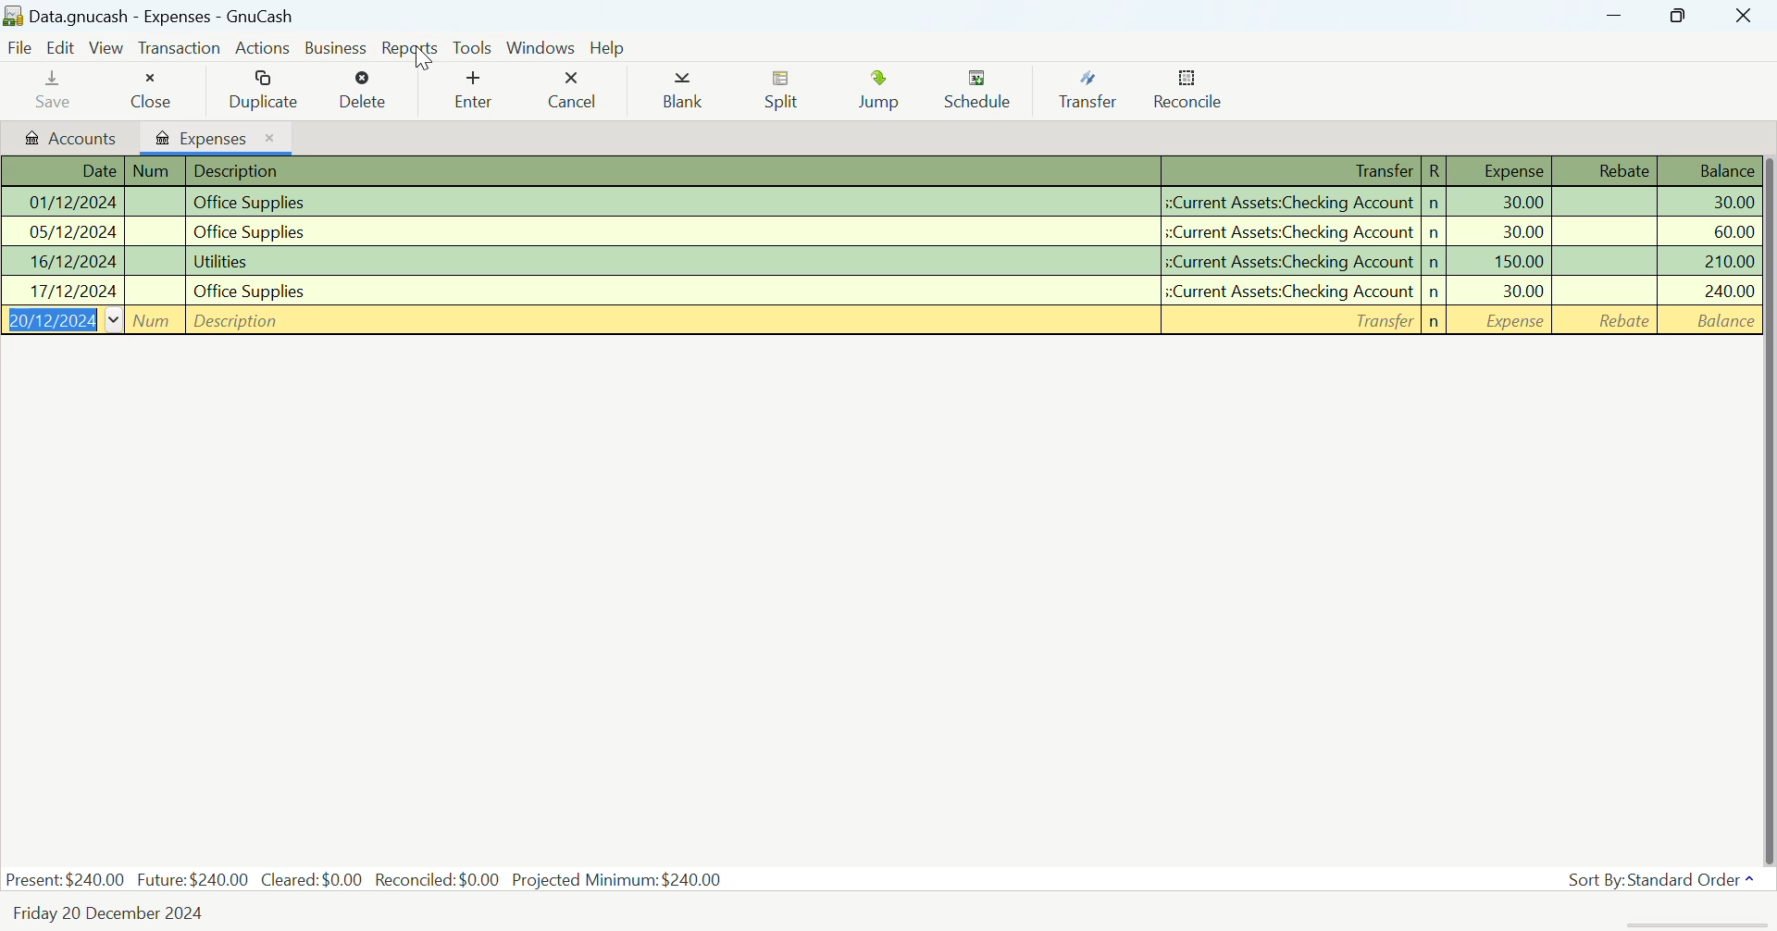 This screenshot has height=931, width=1777. Describe the element at coordinates (179, 48) in the screenshot. I see `Transaction` at that location.